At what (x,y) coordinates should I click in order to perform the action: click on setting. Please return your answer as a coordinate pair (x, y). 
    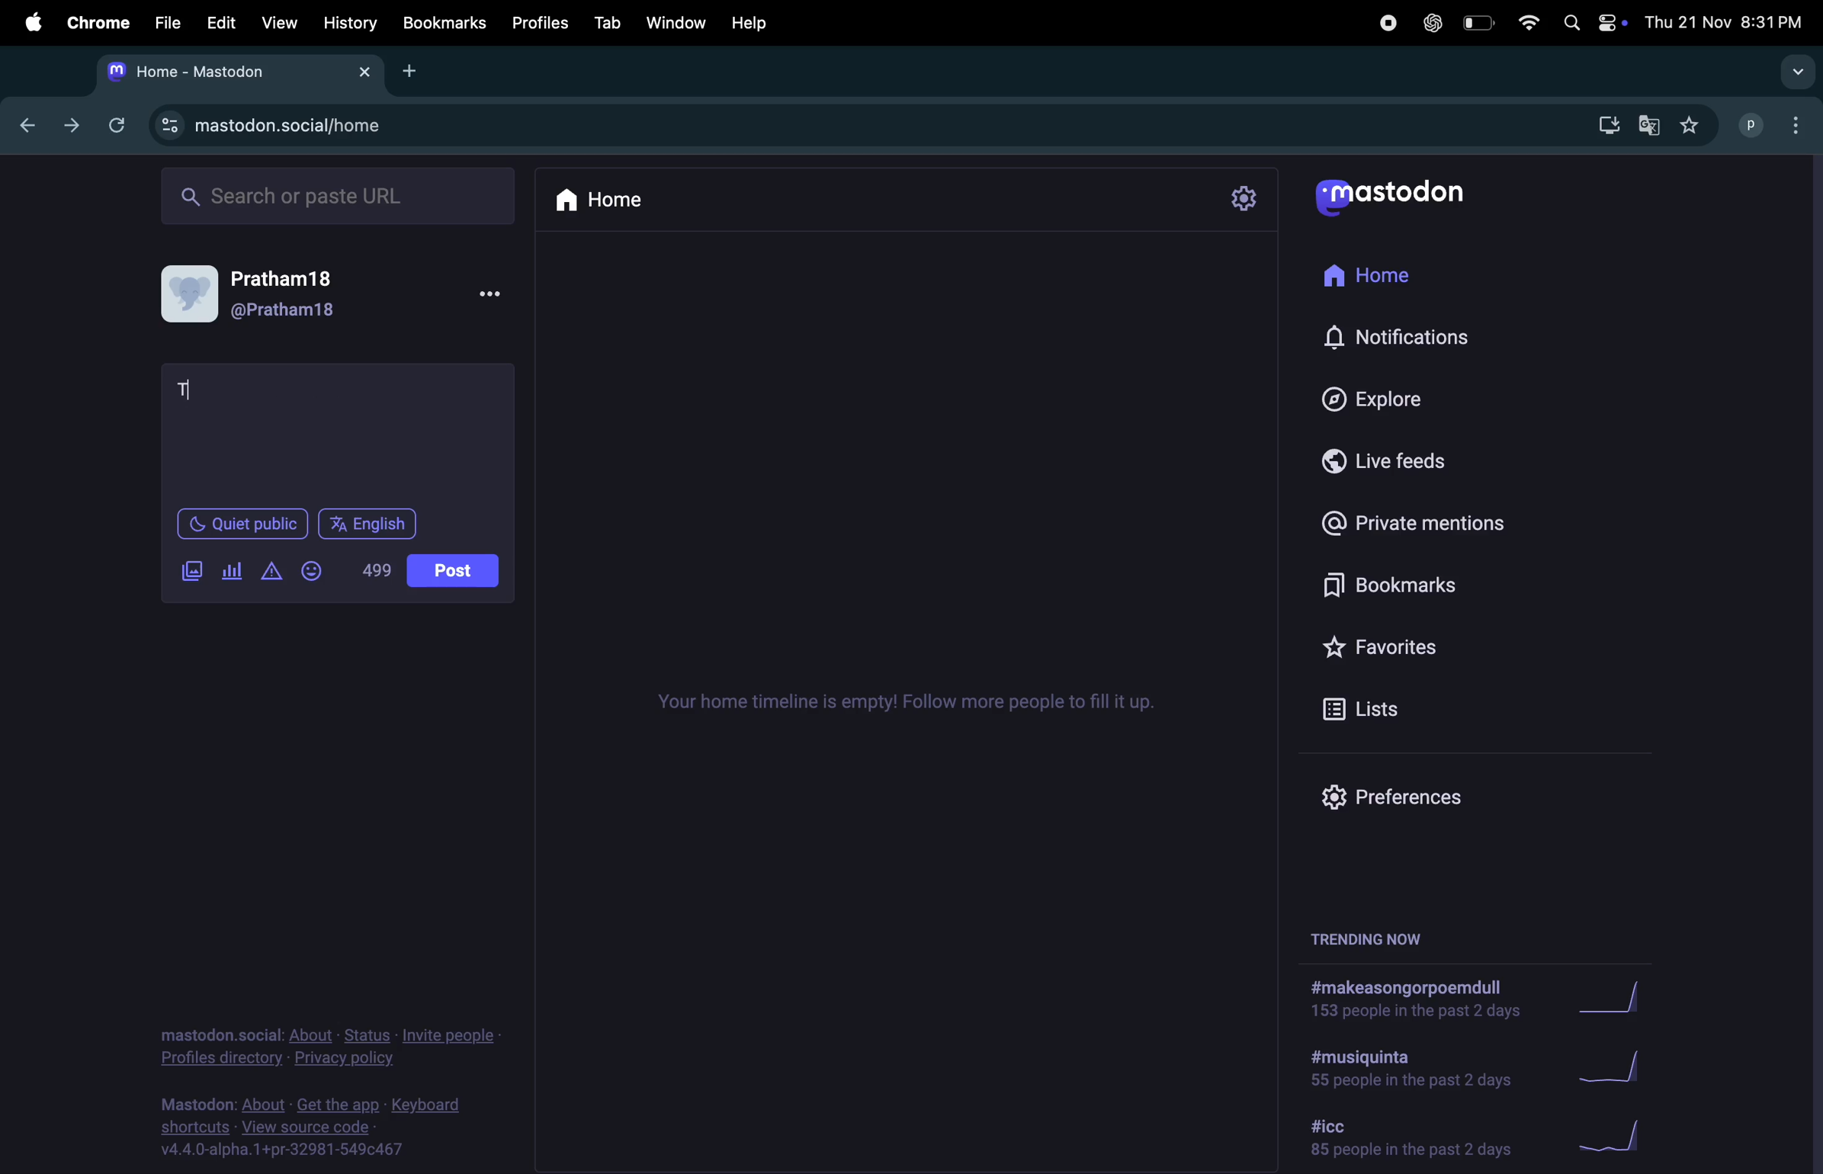
    Looking at the image, I should click on (1249, 200).